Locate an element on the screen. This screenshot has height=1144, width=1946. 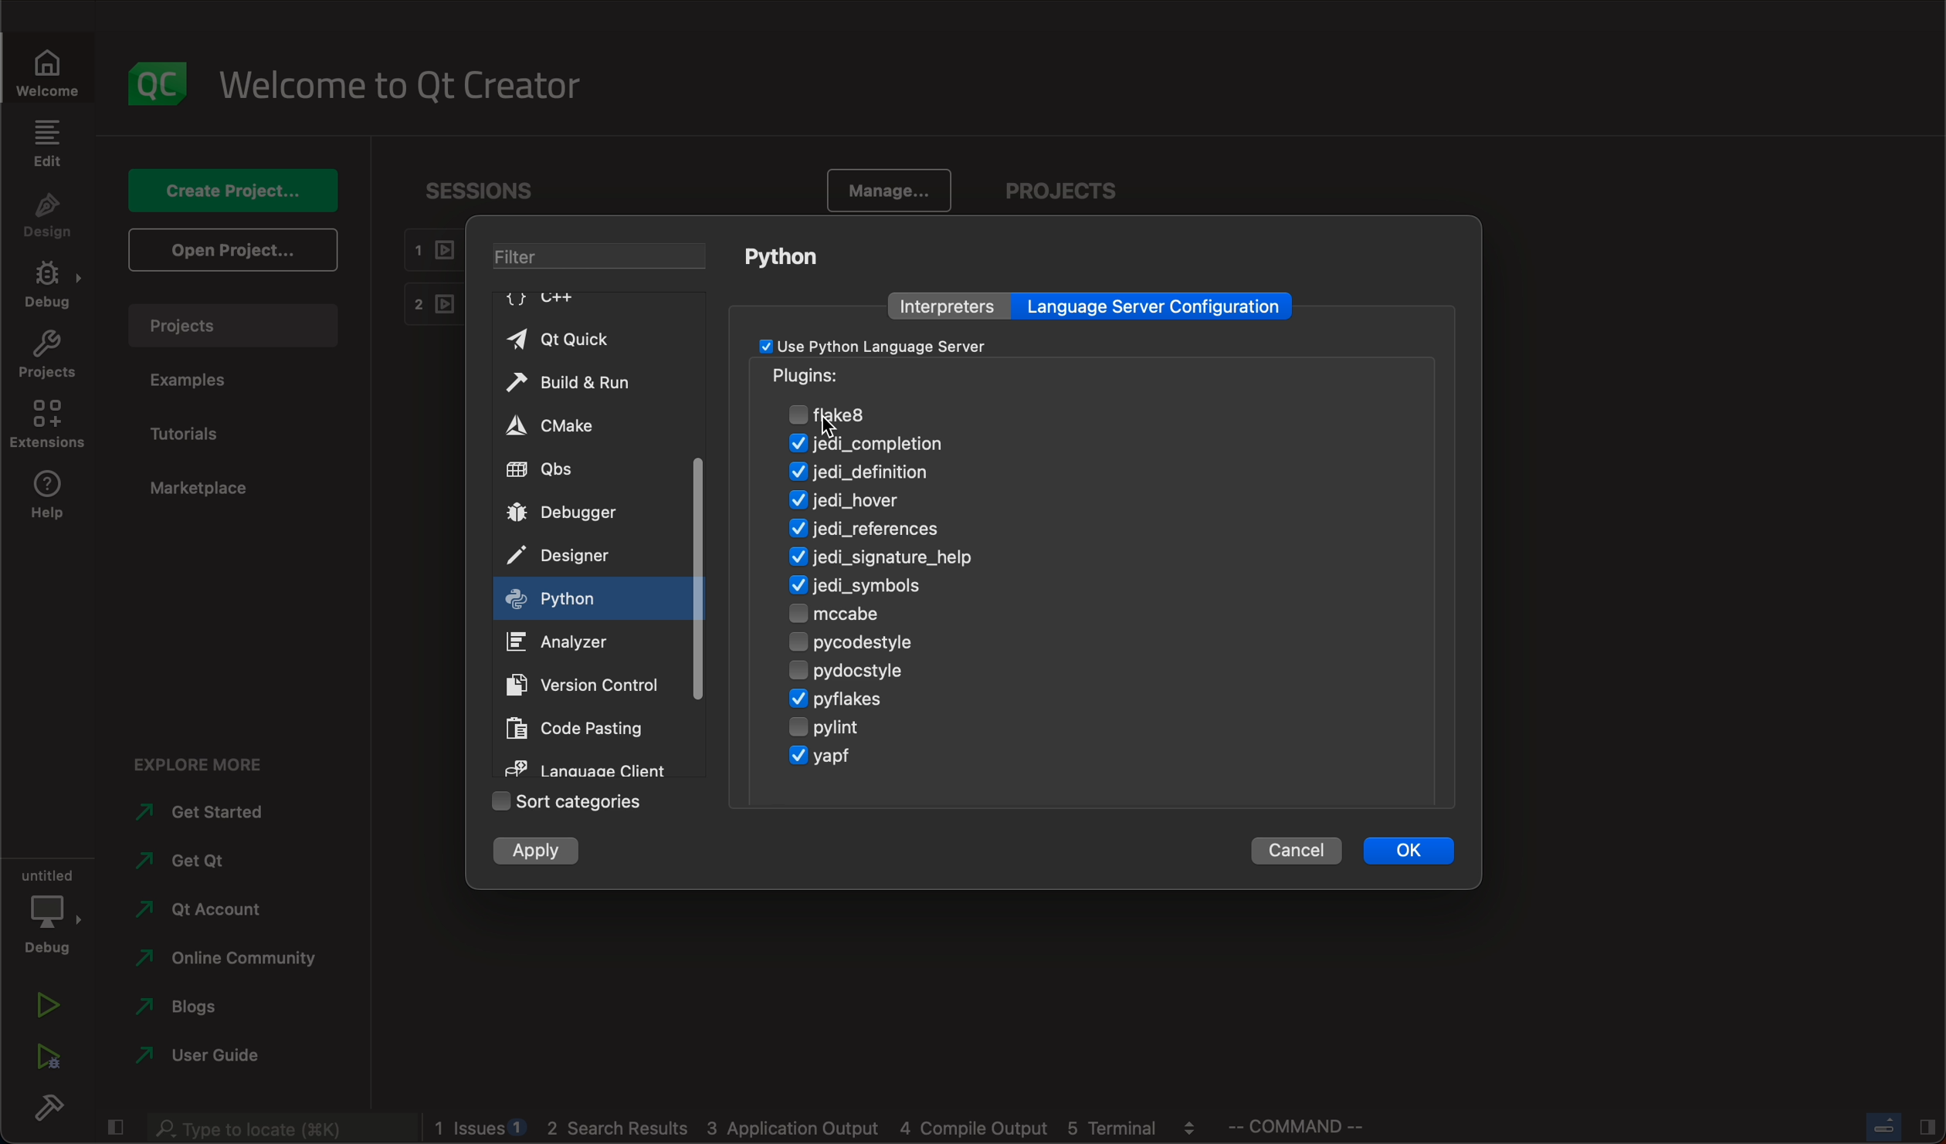
extenstions is located at coordinates (46, 423).